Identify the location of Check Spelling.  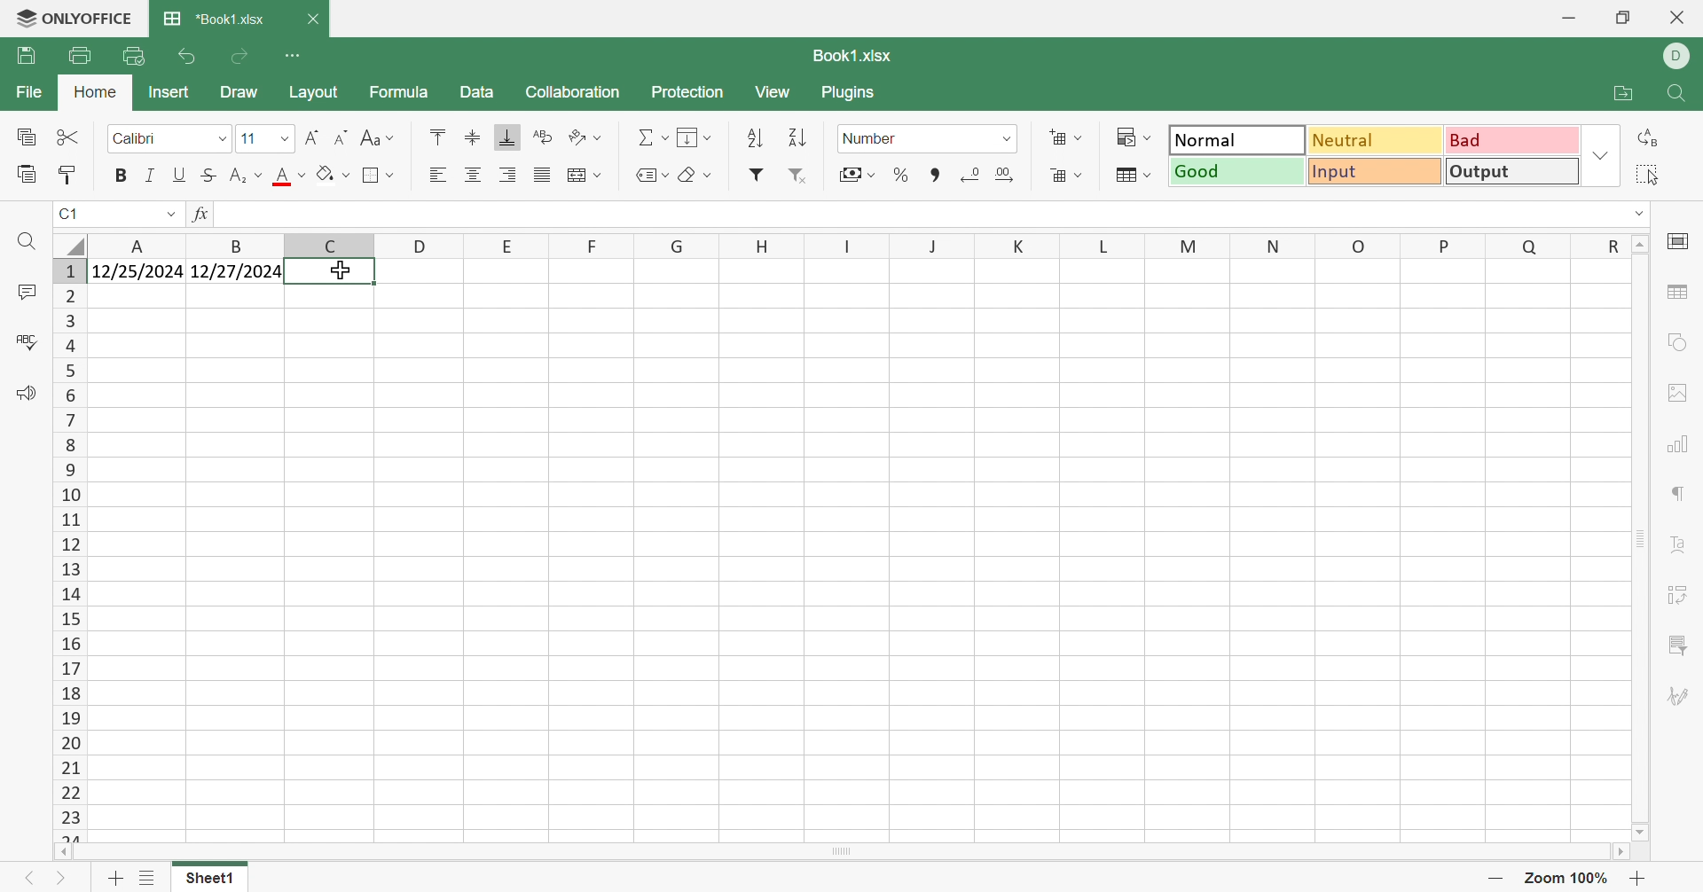
(26, 344).